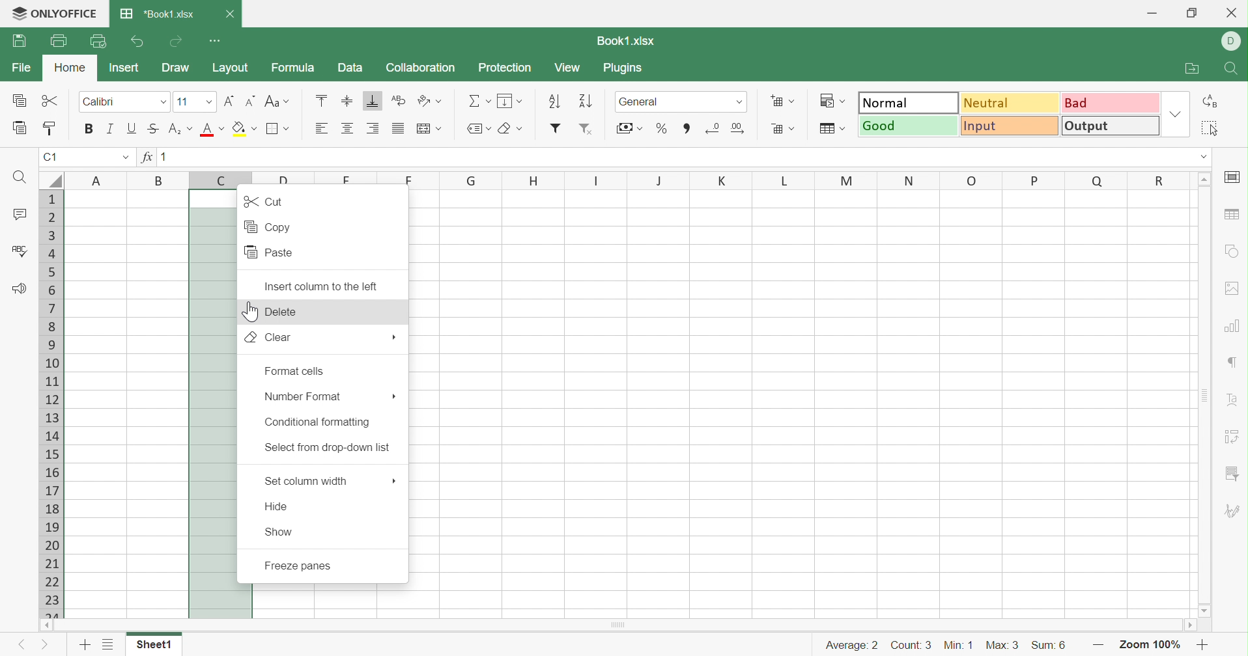  I want to click on Descending order, so click(584, 103).